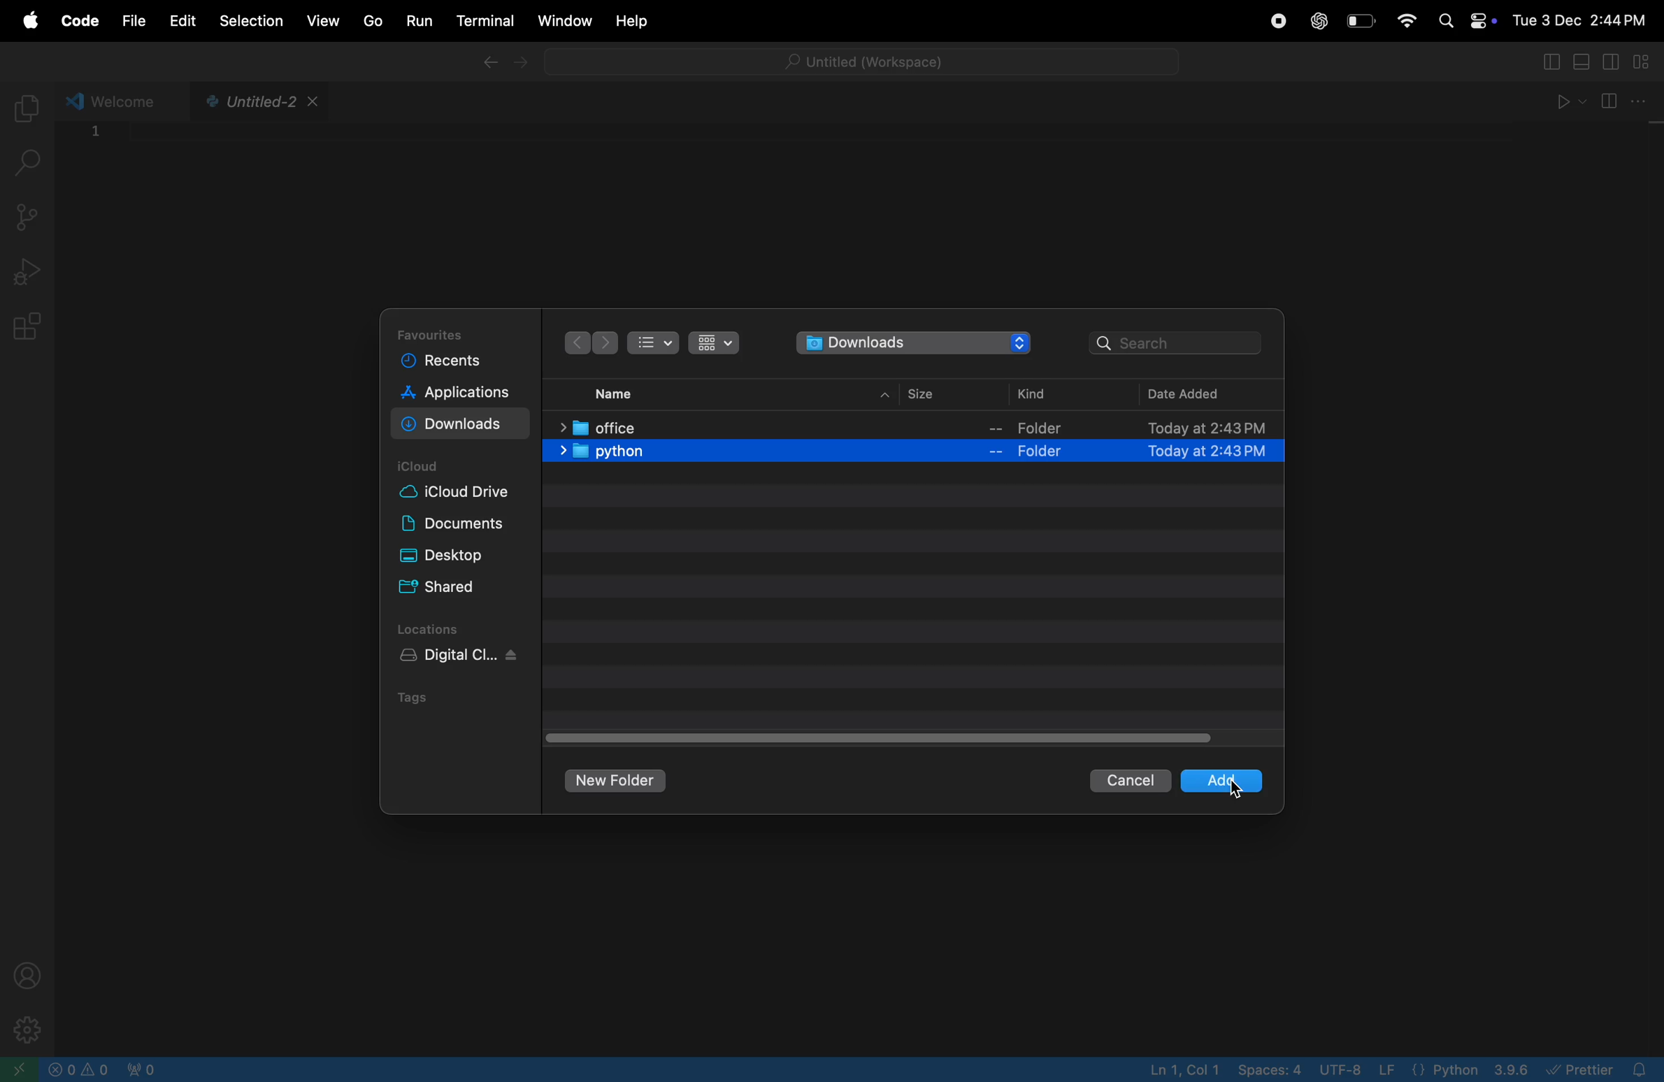  Describe the element at coordinates (458, 525) in the screenshot. I see `documents` at that location.